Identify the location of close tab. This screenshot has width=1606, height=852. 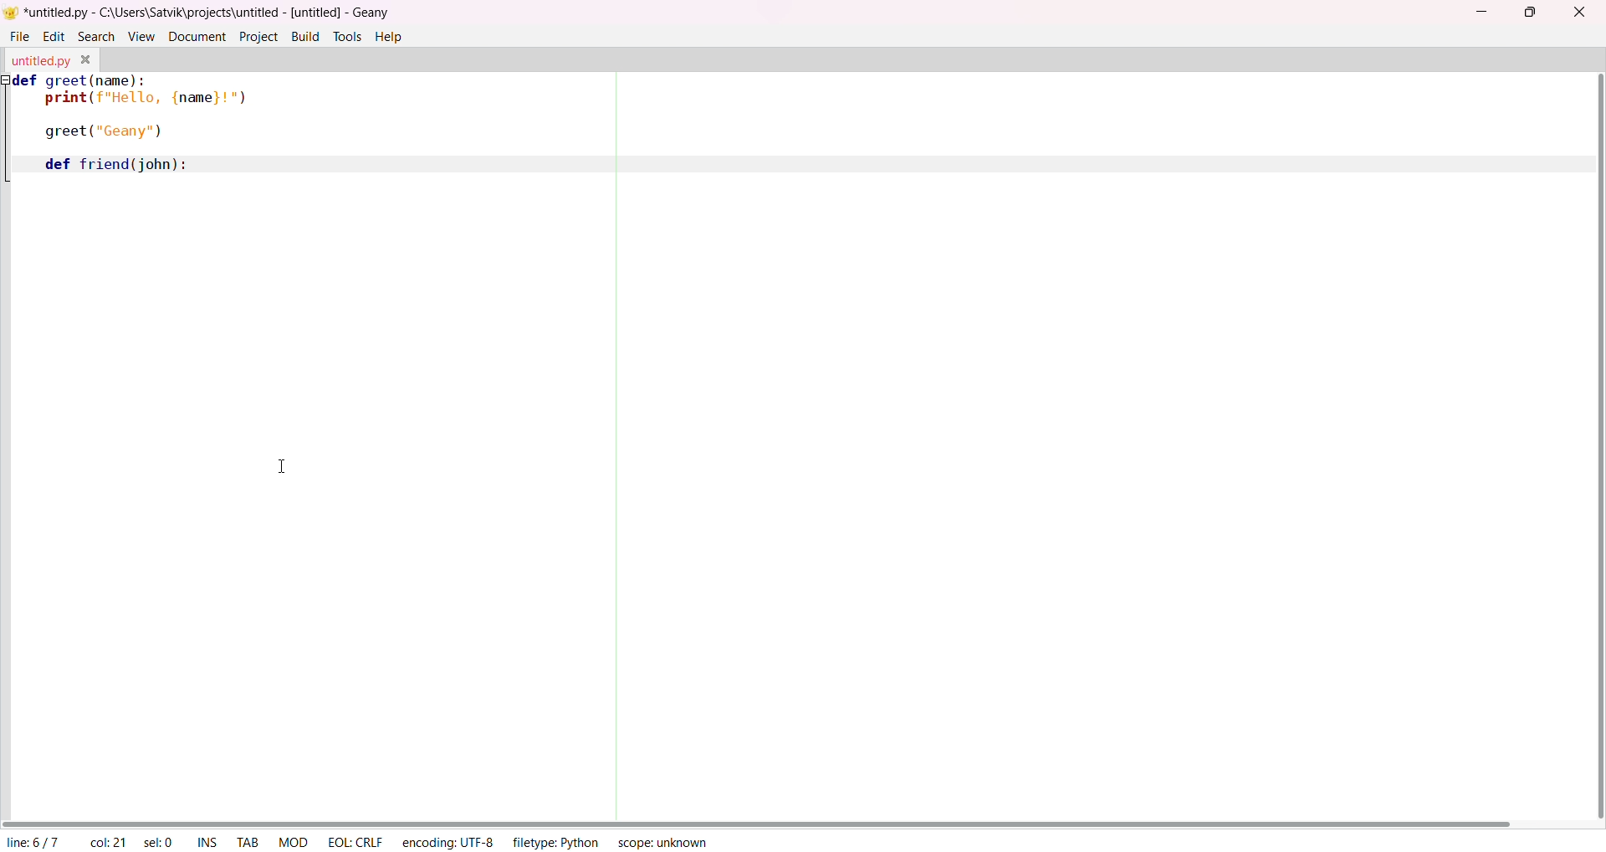
(85, 58).